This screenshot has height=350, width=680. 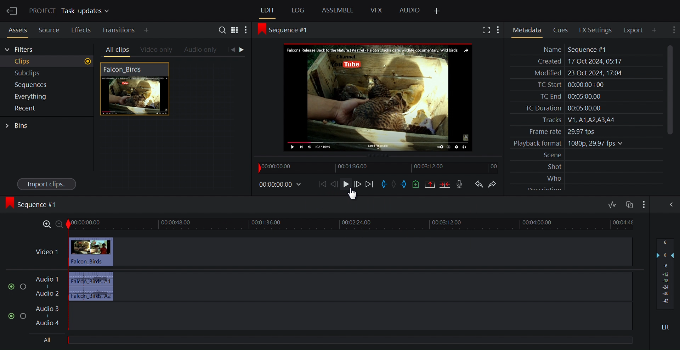 I want to click on Export, so click(x=636, y=30).